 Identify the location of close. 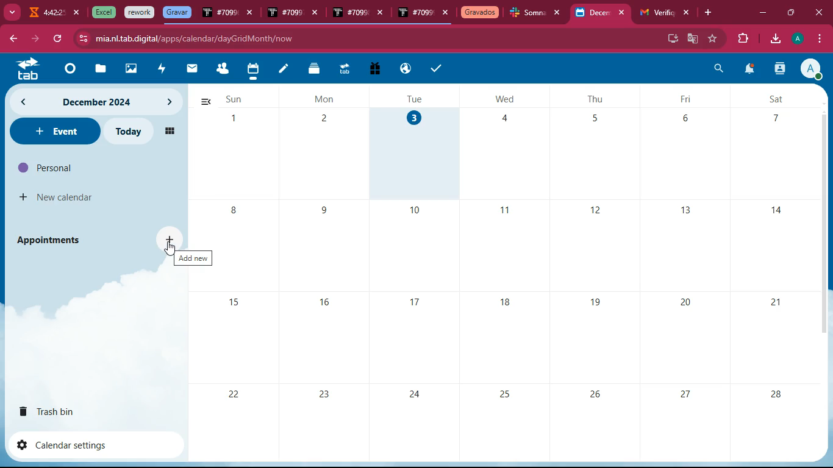
(77, 13).